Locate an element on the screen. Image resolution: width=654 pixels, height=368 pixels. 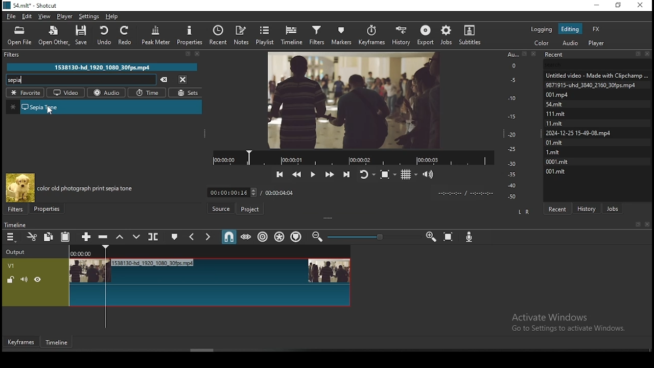
filters is located at coordinates (15, 210).